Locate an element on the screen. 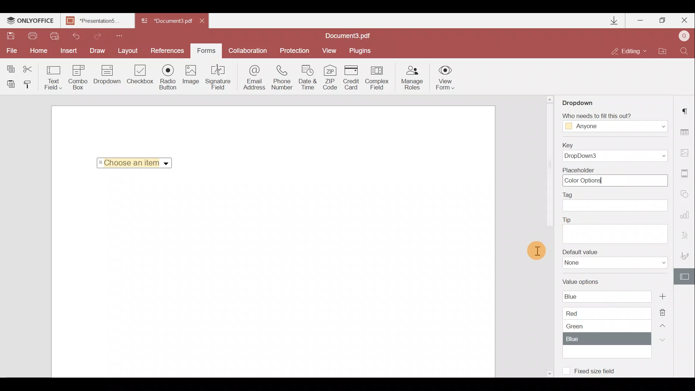 This screenshot has height=391, width=695. Text Art settings is located at coordinates (687, 235).